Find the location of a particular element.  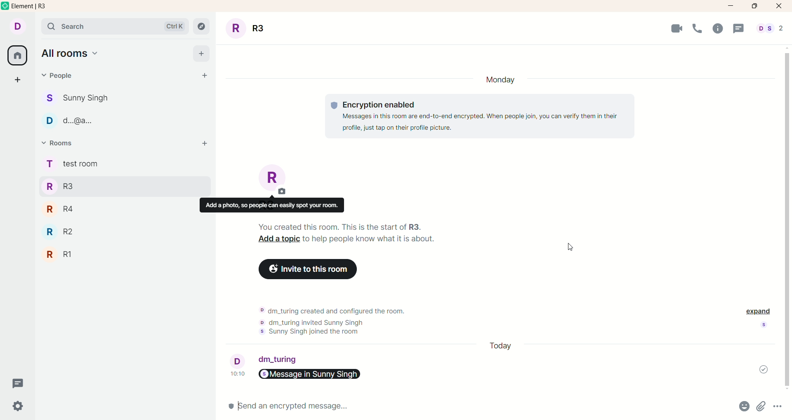

settings is located at coordinates (21, 406).